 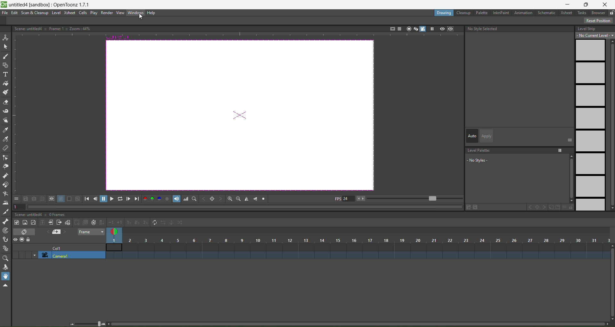 What do you see at coordinates (472, 136) in the screenshot?
I see `auto` at bounding box center [472, 136].